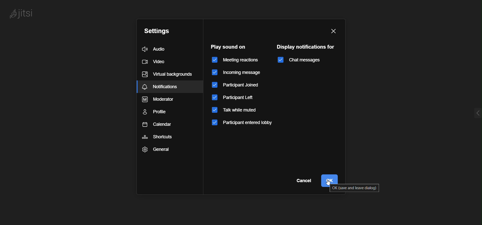 This screenshot has width=482, height=225. What do you see at coordinates (356, 188) in the screenshot?
I see `ok(save and leave dialog)` at bounding box center [356, 188].